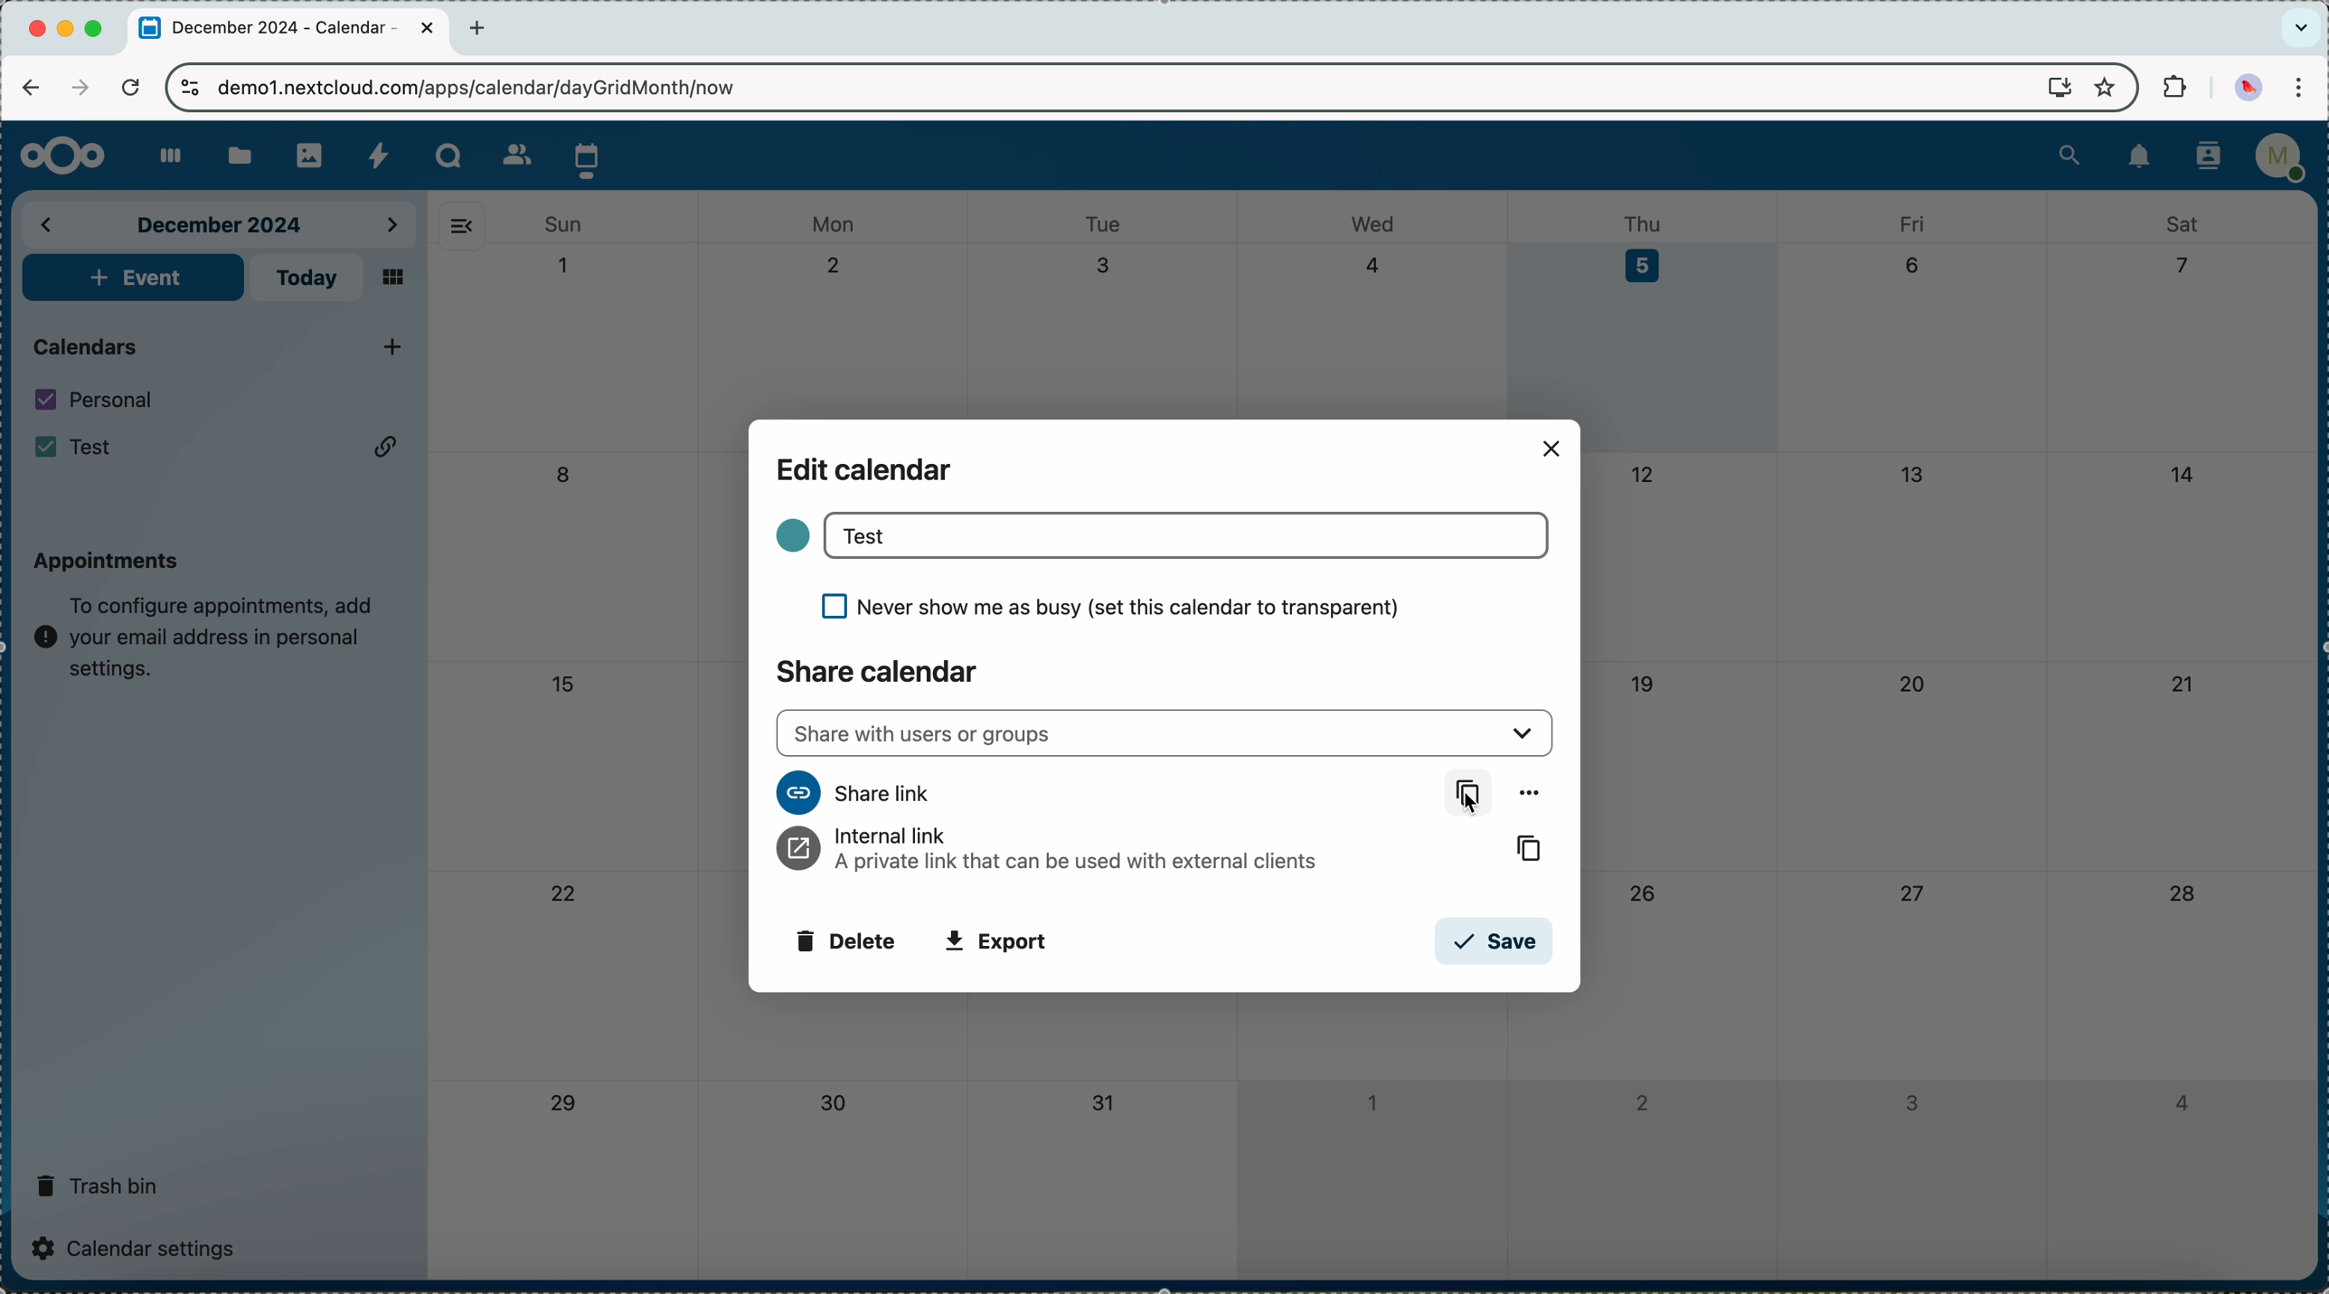  What do you see at coordinates (2305, 89) in the screenshot?
I see `customize and control Google Chrome` at bounding box center [2305, 89].